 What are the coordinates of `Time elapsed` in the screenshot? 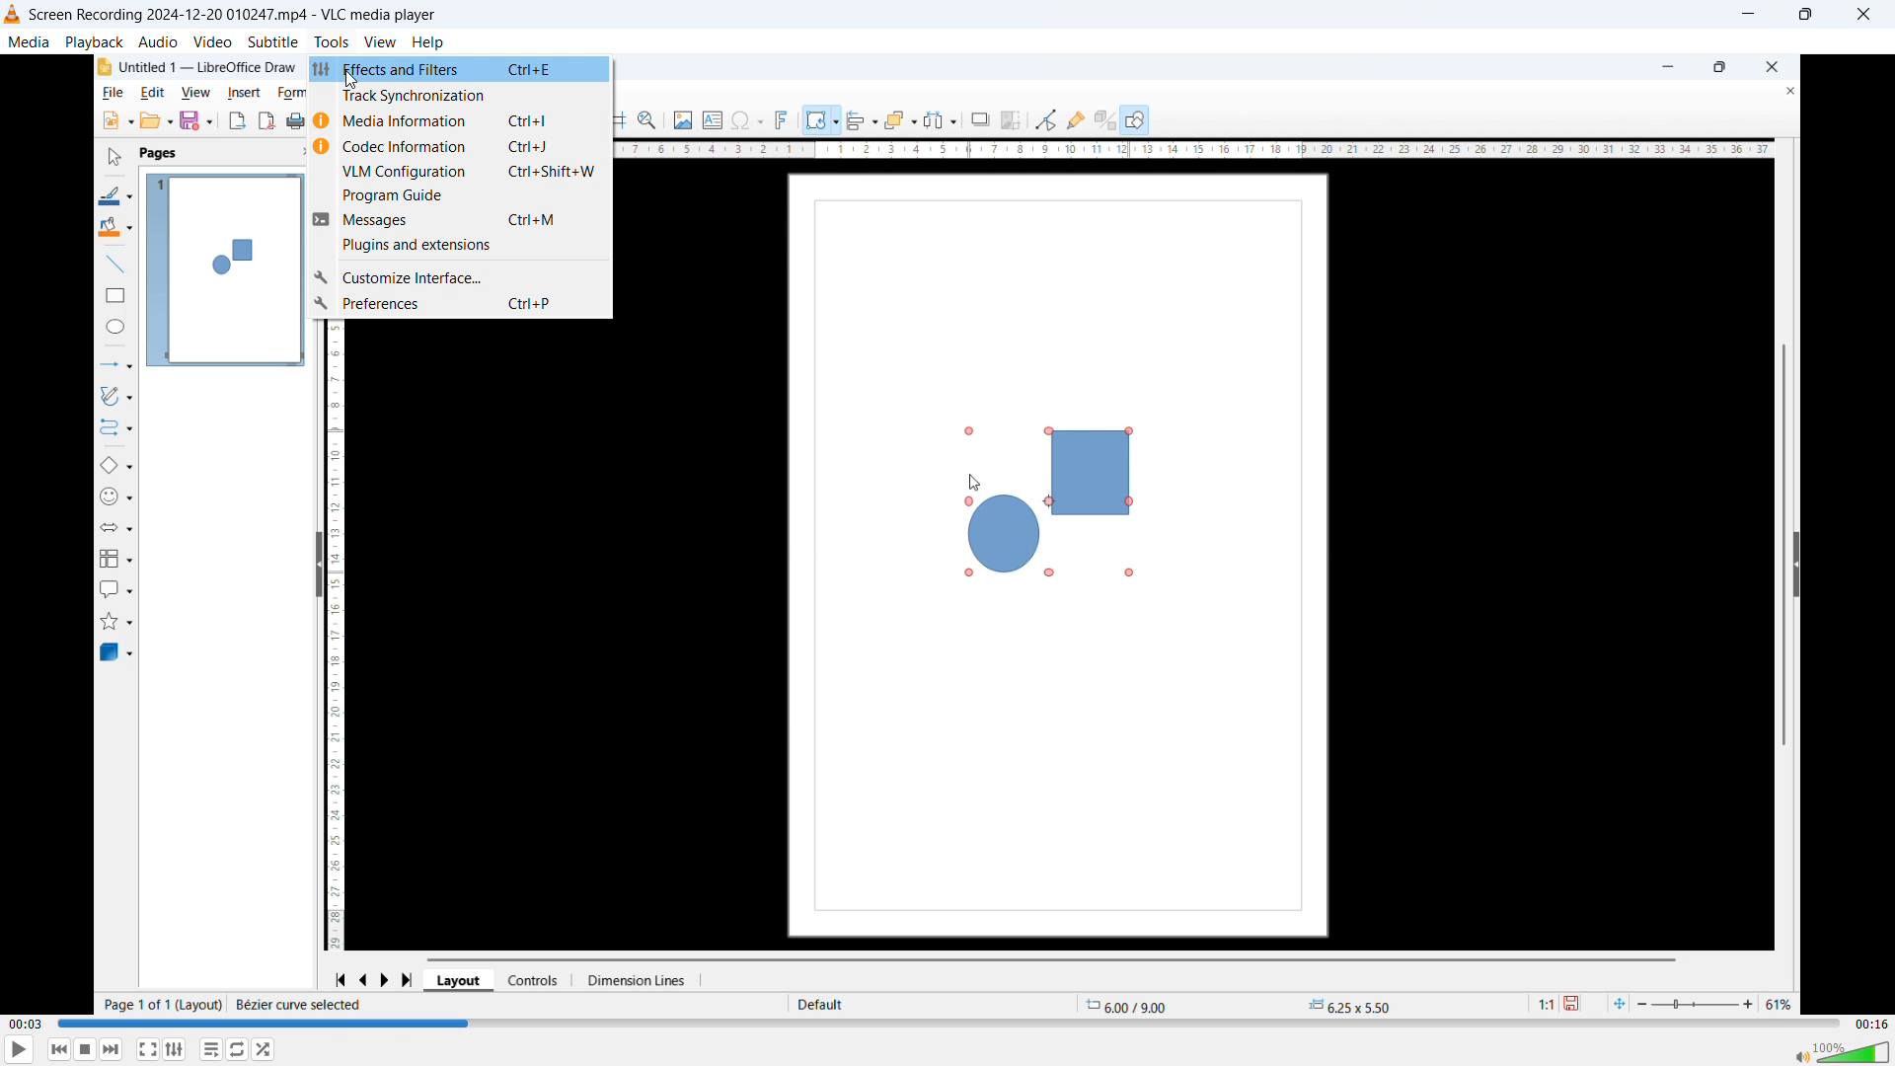 It's located at (28, 1025).